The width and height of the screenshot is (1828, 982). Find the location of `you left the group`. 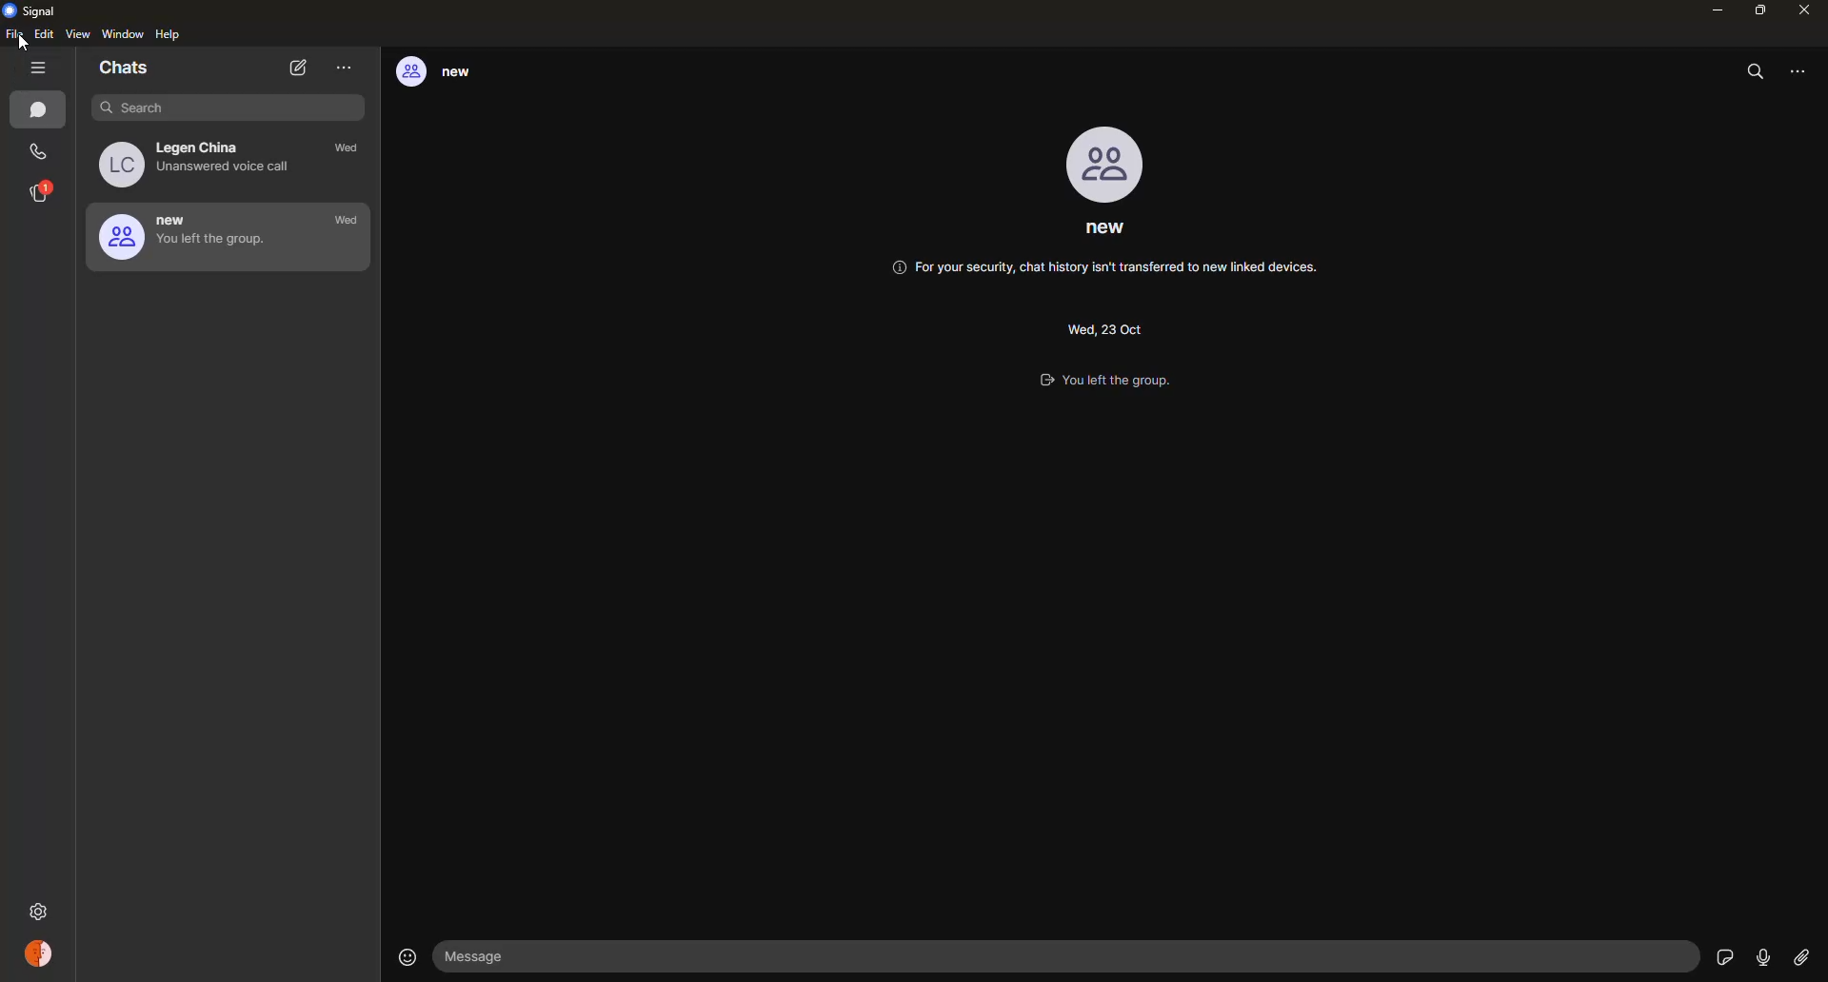

you left the group is located at coordinates (1122, 383).